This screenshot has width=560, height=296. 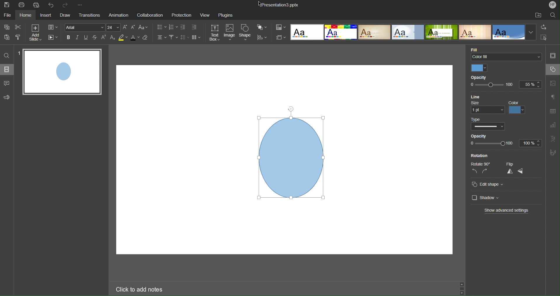 I want to click on Flip Horizontal, so click(x=521, y=171).